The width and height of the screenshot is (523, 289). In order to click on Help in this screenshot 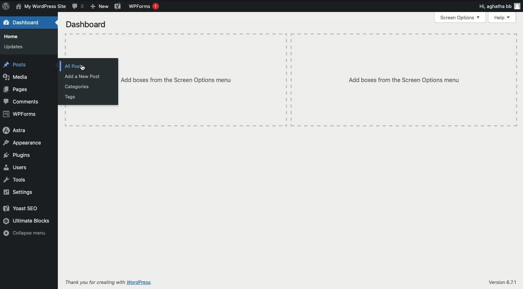, I will do `click(501, 18)`.